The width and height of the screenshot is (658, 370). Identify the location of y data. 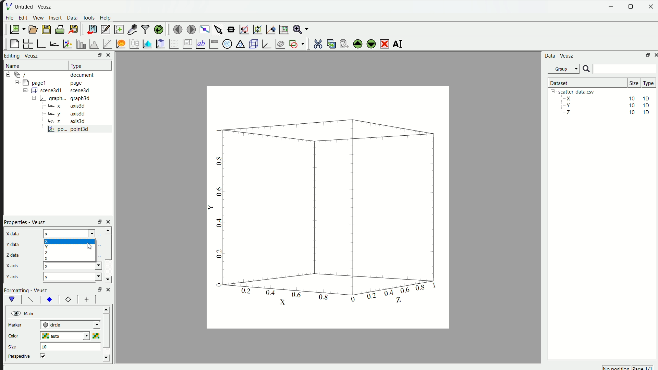
(10, 244).